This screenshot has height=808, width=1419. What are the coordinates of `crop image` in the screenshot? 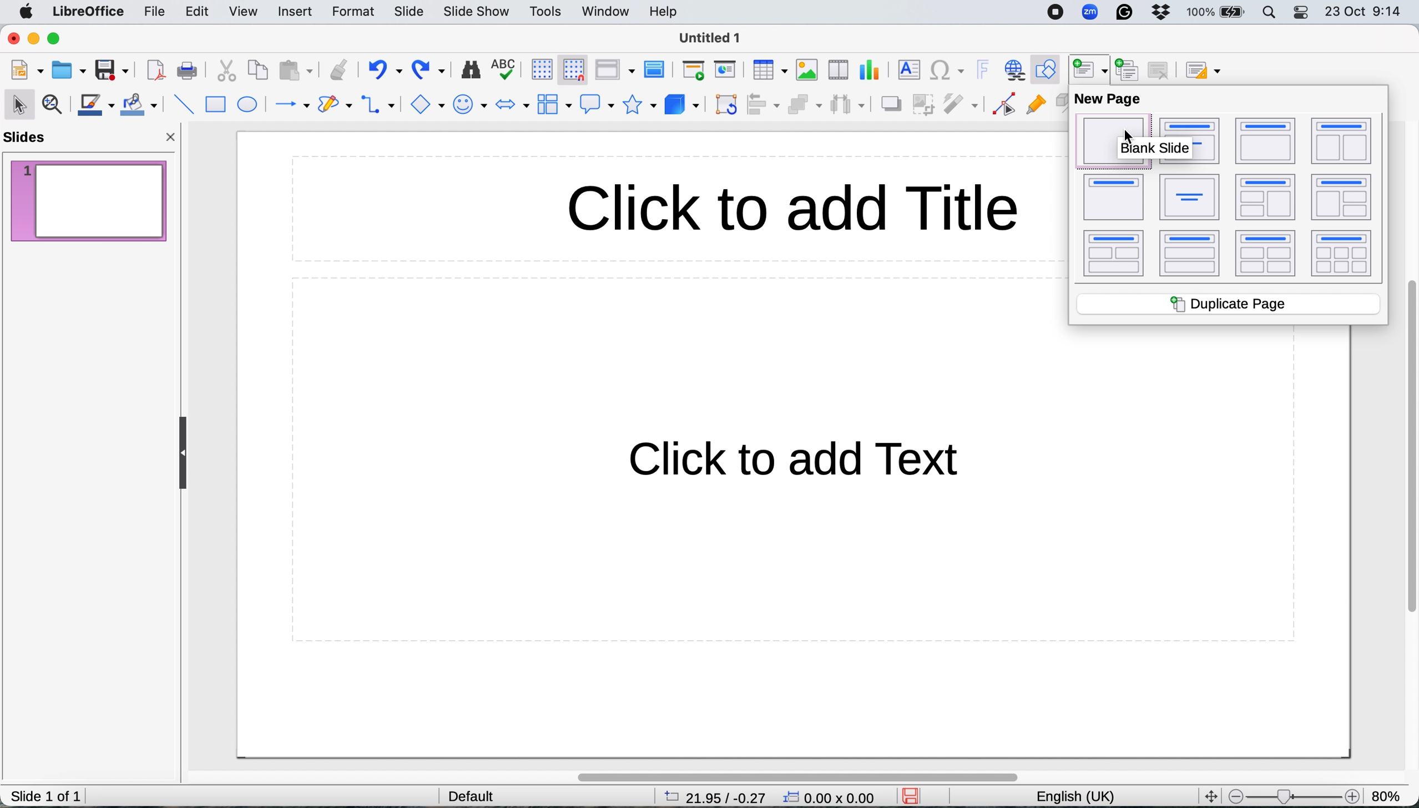 It's located at (923, 104).